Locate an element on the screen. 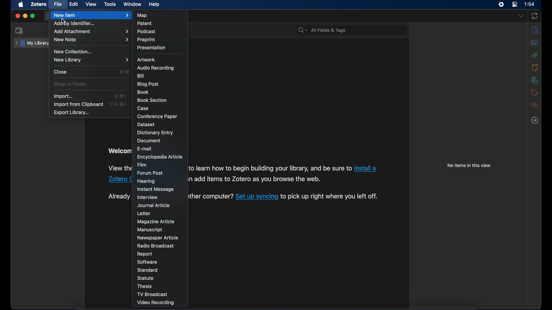 The height and width of the screenshot is (310, 552). encyclopedia article is located at coordinates (160, 157).